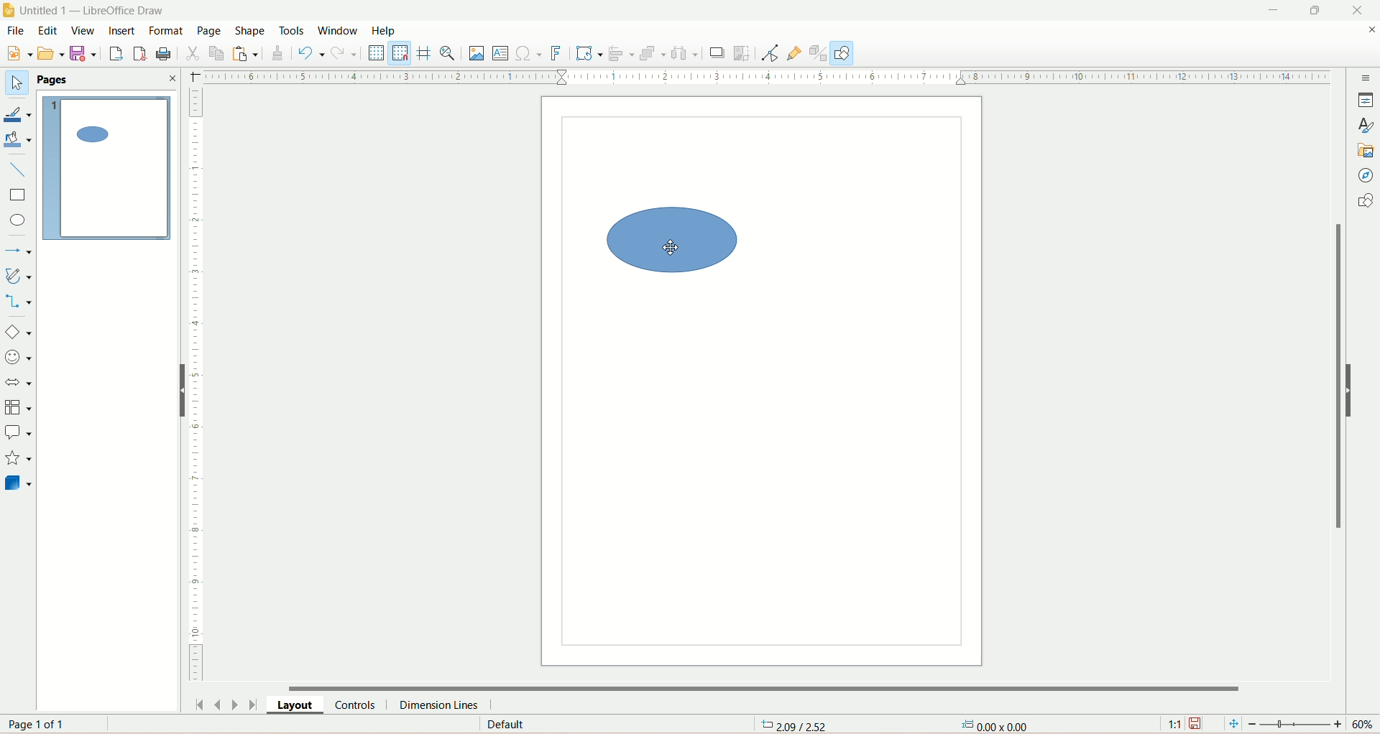 This screenshot has height=734, width=1380. What do you see at coordinates (213, 30) in the screenshot?
I see `page` at bounding box center [213, 30].